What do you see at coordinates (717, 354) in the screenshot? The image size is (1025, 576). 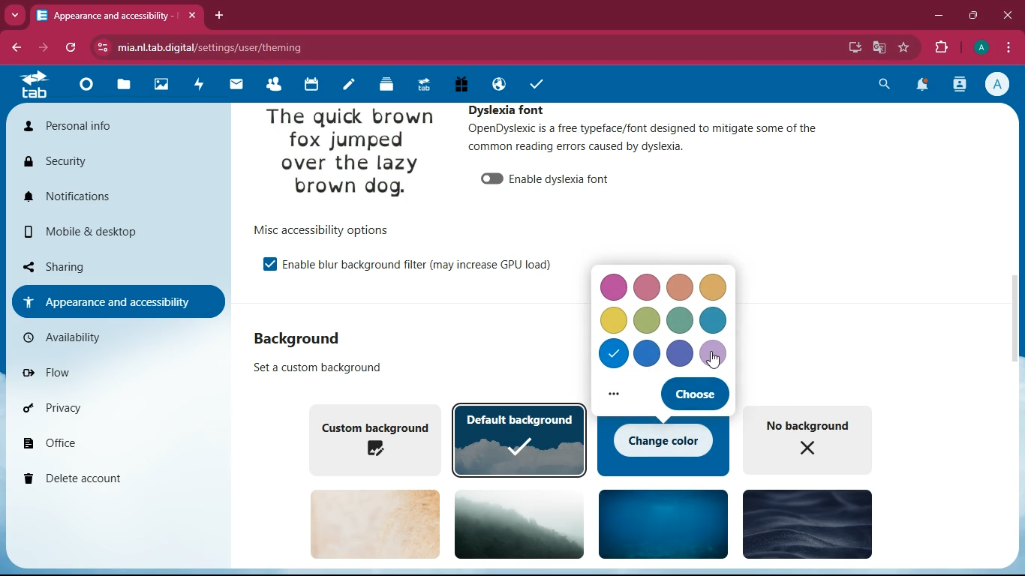 I see `color` at bounding box center [717, 354].